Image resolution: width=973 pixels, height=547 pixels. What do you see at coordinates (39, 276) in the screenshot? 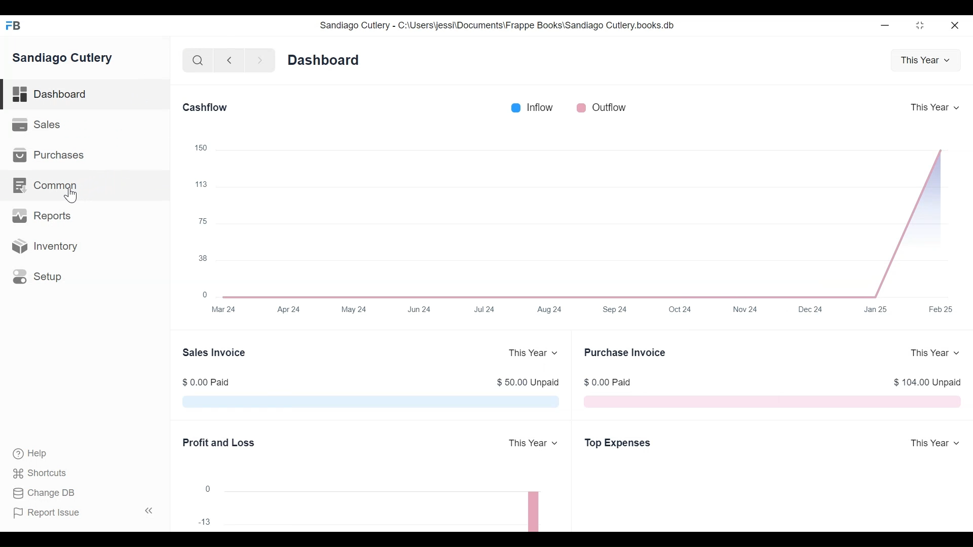
I see `Setup` at bounding box center [39, 276].